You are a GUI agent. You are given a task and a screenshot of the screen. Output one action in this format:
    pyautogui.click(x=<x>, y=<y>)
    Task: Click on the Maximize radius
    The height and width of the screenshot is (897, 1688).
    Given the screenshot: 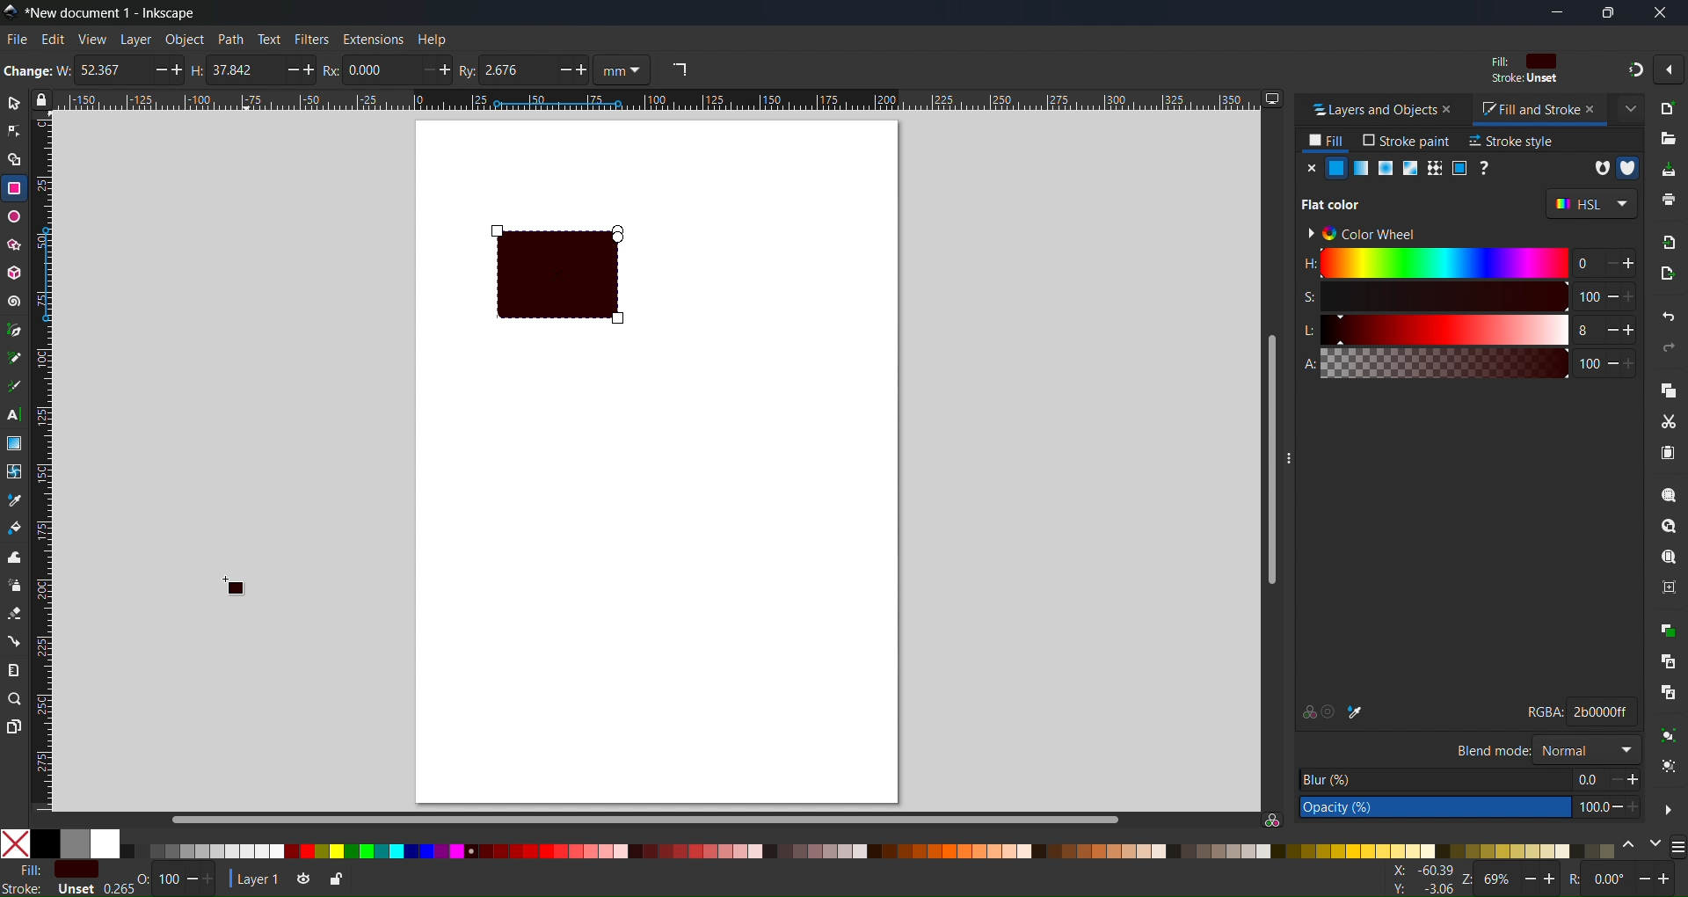 What is the action you would take?
    pyautogui.click(x=586, y=71)
    